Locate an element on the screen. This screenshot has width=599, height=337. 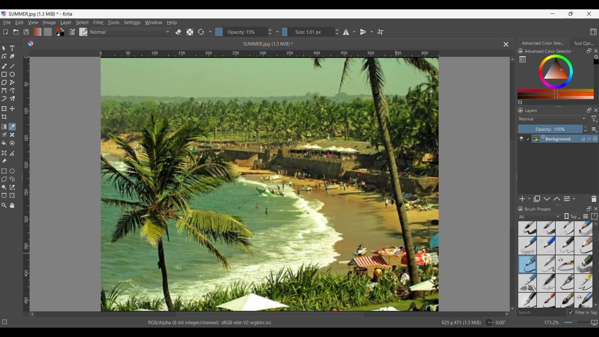
Close tab is located at coordinates (506, 44).